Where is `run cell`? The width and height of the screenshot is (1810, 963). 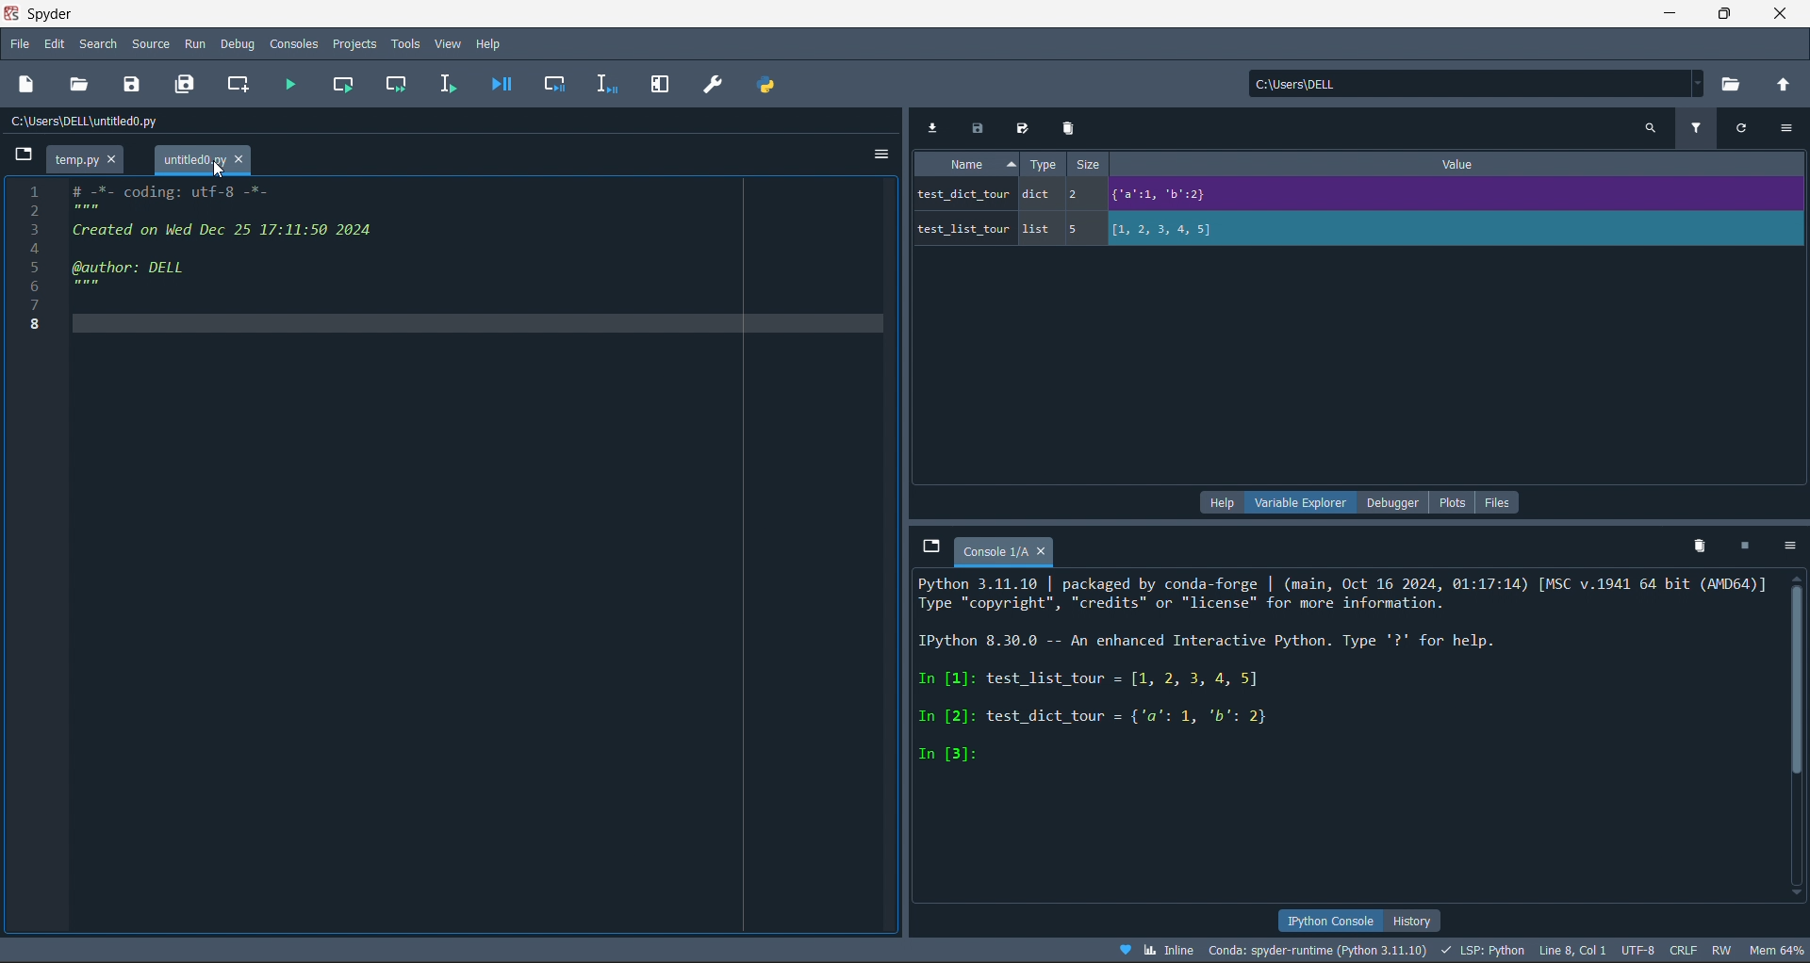 run cell is located at coordinates (342, 83).